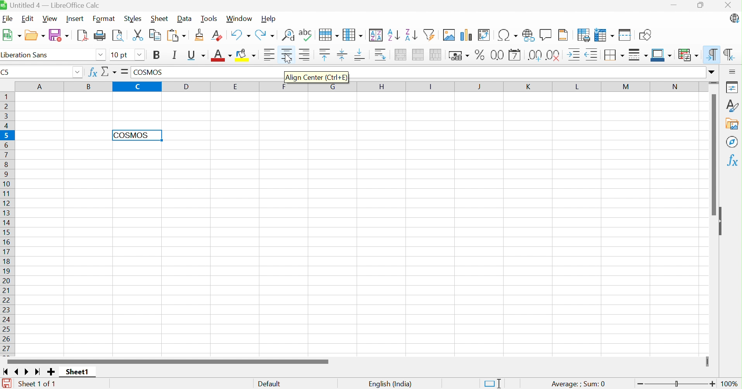 Image resolution: width=742 pixels, height=389 pixels. What do you see at coordinates (117, 36) in the screenshot?
I see `Toggle Print Preview` at bounding box center [117, 36].